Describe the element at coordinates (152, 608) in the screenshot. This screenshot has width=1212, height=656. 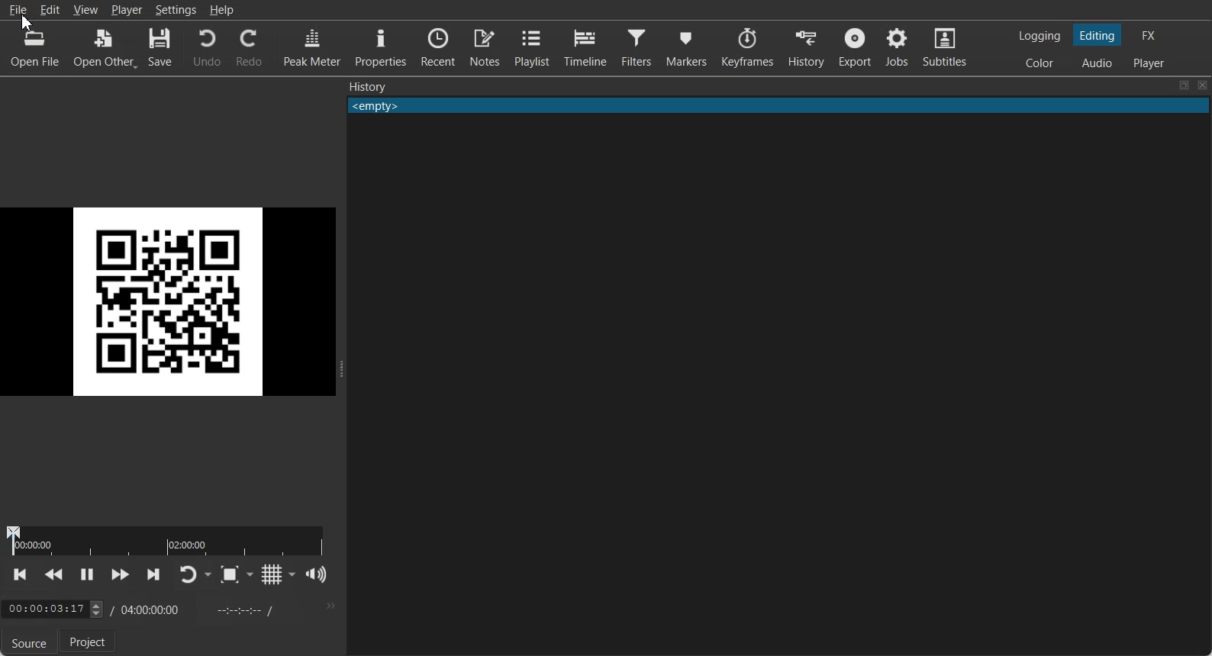
I see `Time` at that location.